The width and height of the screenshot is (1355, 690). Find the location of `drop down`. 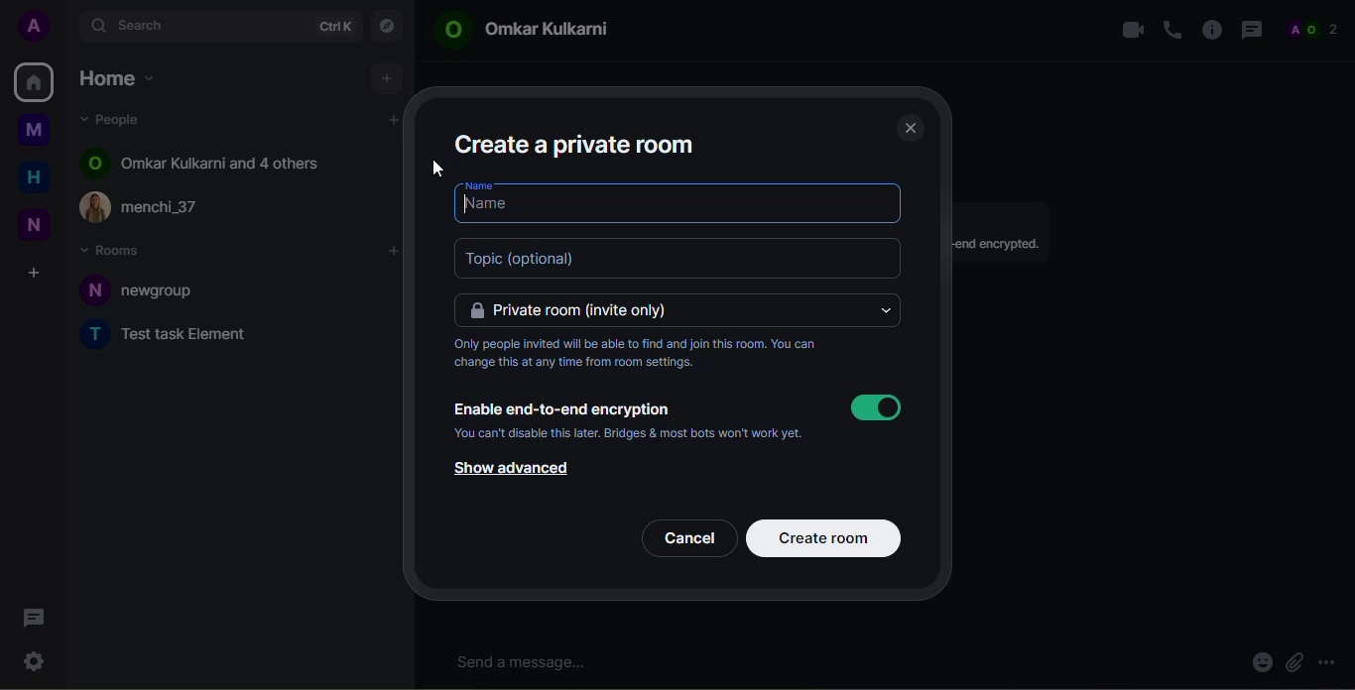

drop down is located at coordinates (884, 310).